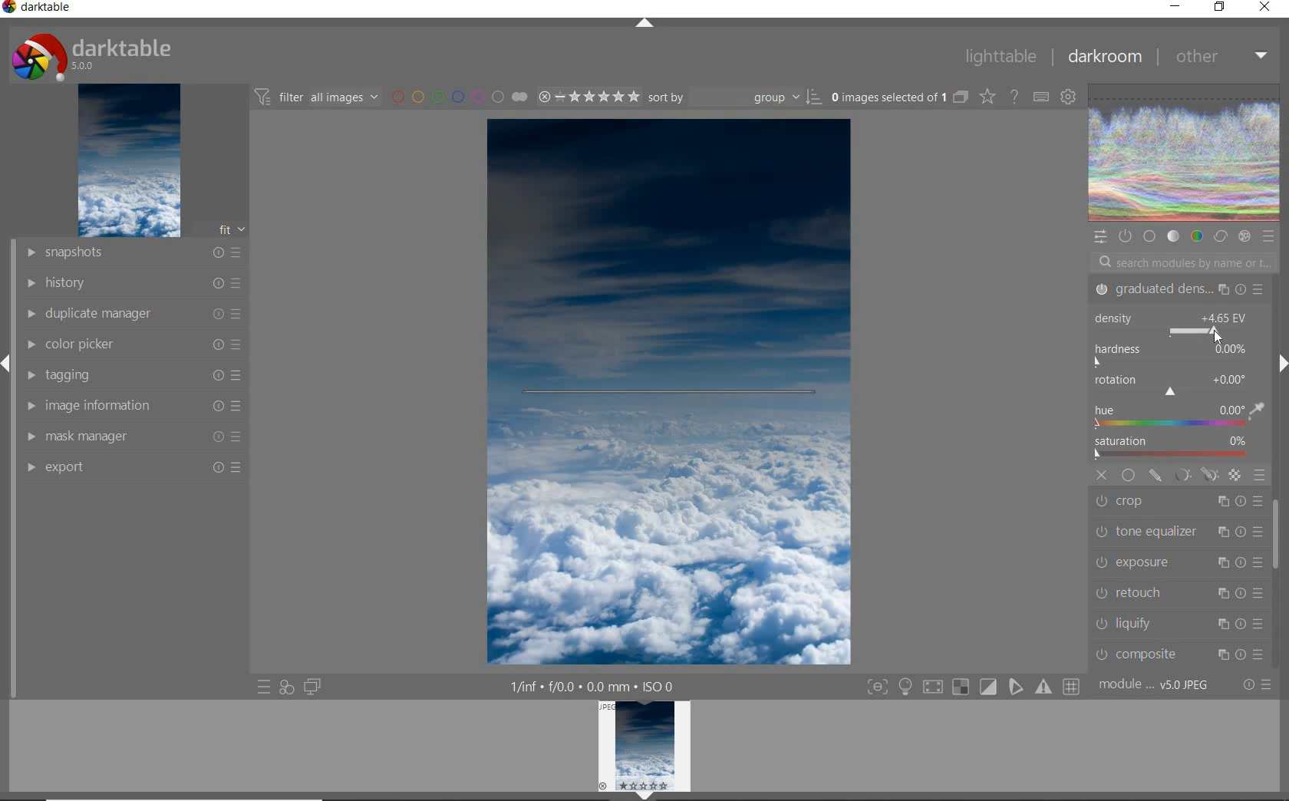 The height and width of the screenshot is (801, 1289). What do you see at coordinates (1177, 562) in the screenshot?
I see `exposure` at bounding box center [1177, 562].